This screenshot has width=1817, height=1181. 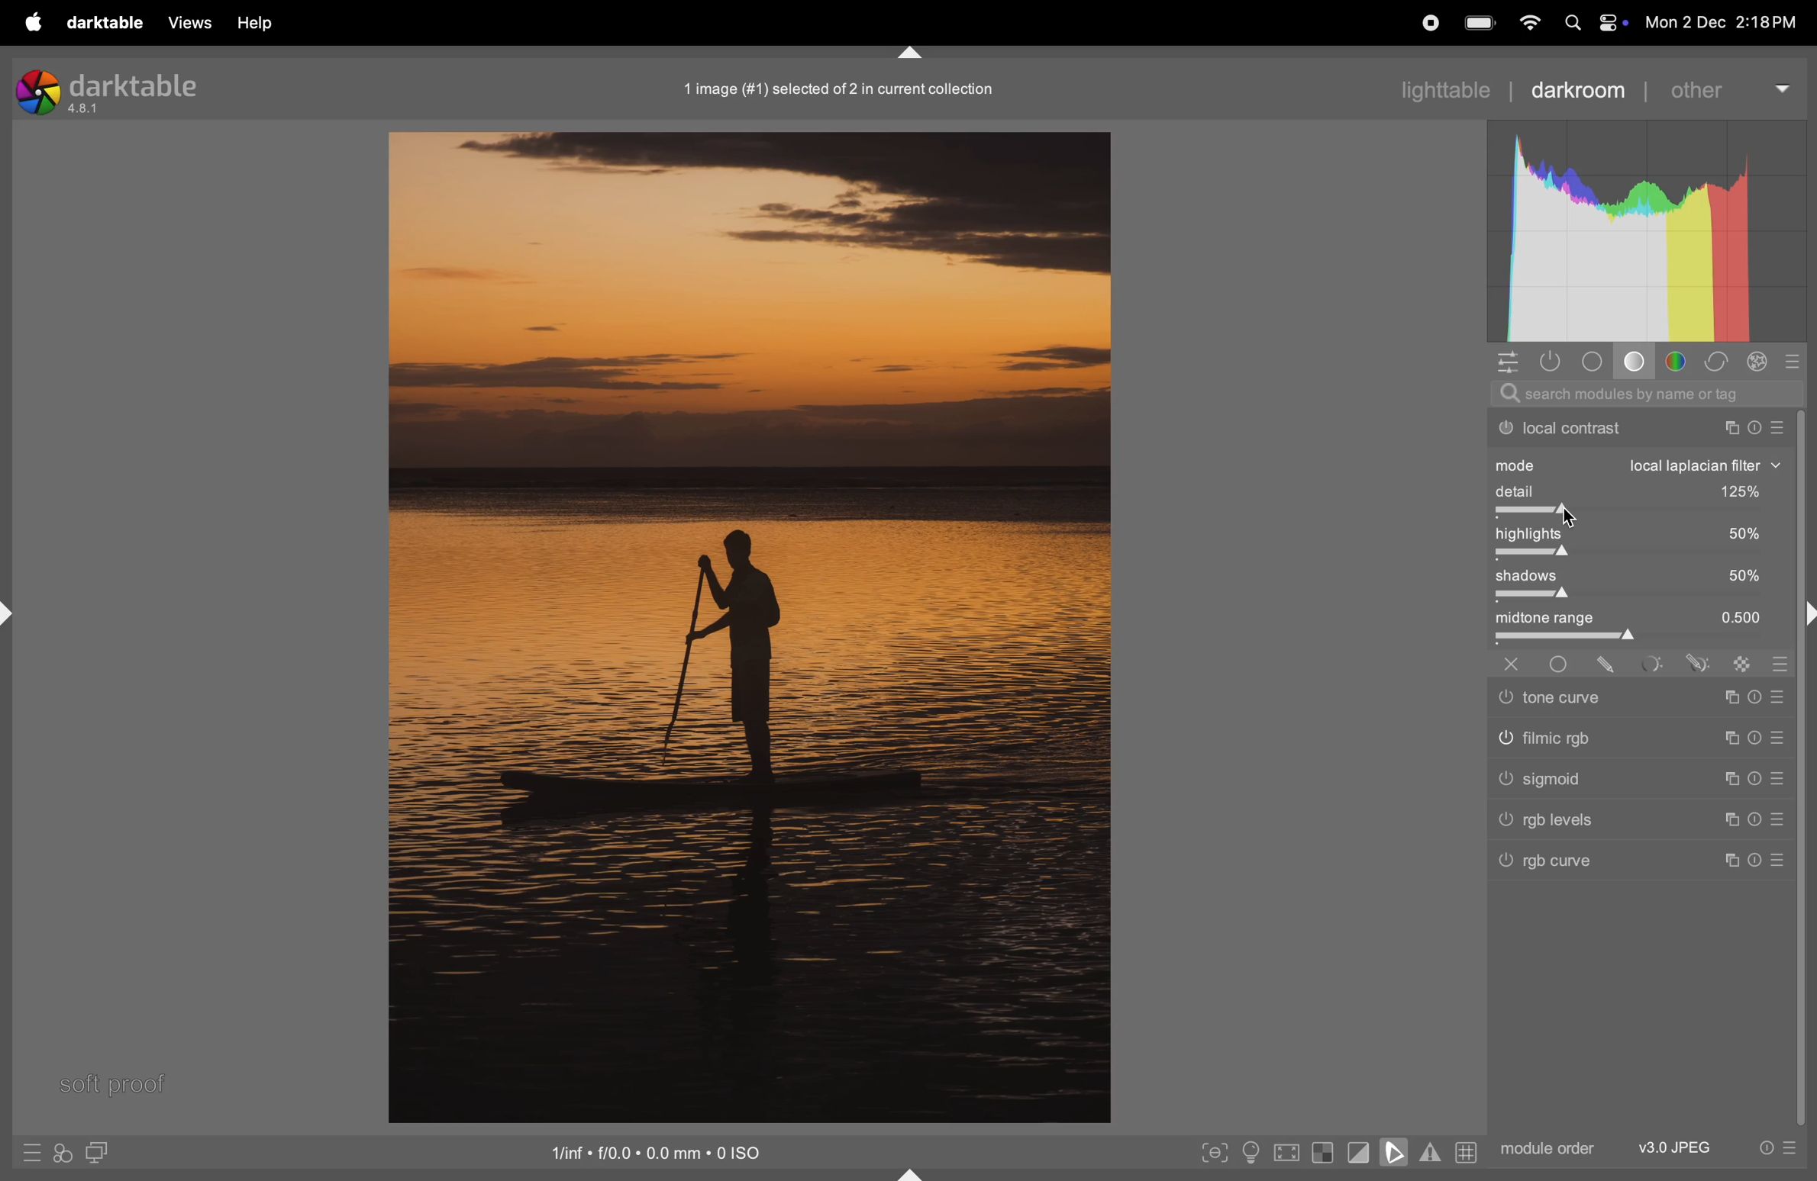 What do you see at coordinates (1250, 1152) in the screenshot?
I see `toggle iso conditions` at bounding box center [1250, 1152].